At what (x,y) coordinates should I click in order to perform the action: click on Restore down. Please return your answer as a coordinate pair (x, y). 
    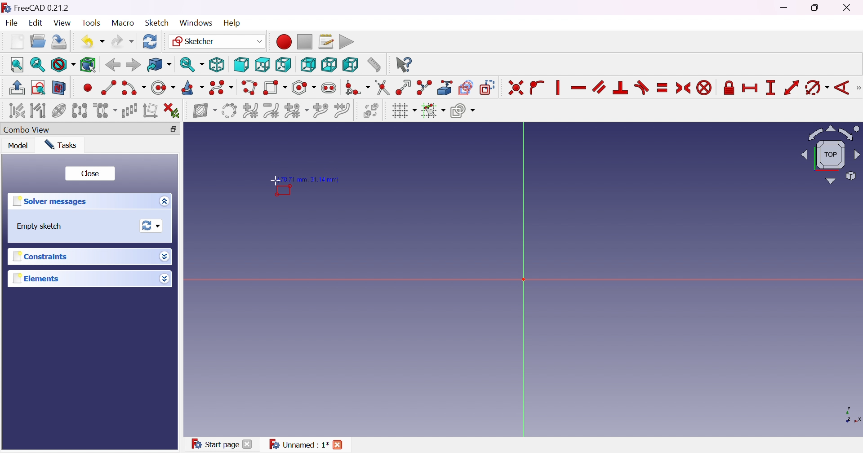
    Looking at the image, I should click on (173, 129).